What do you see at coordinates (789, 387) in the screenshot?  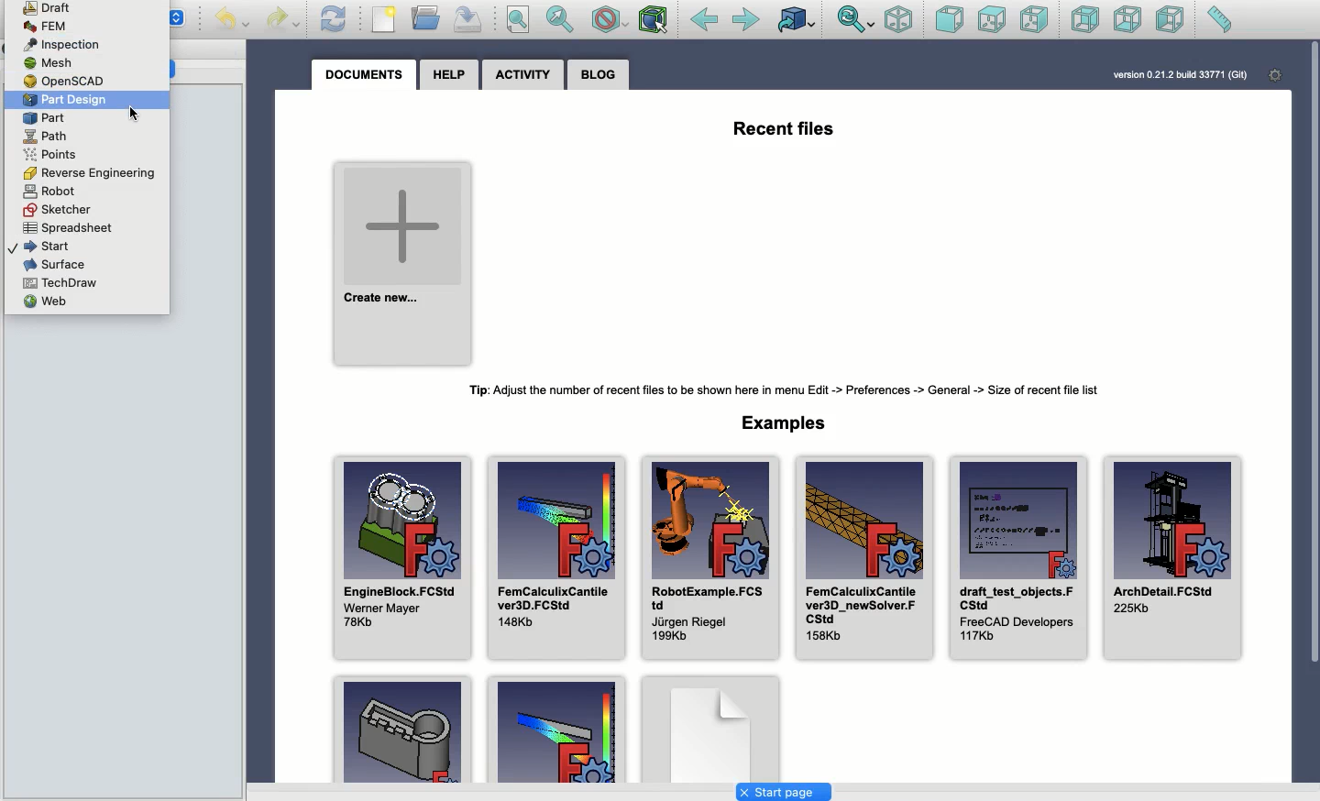 I see `Tip: Adjust the number of recent files to be shown here in menu Edit -> Preferences -> General -> Size of recent file list` at bounding box center [789, 387].